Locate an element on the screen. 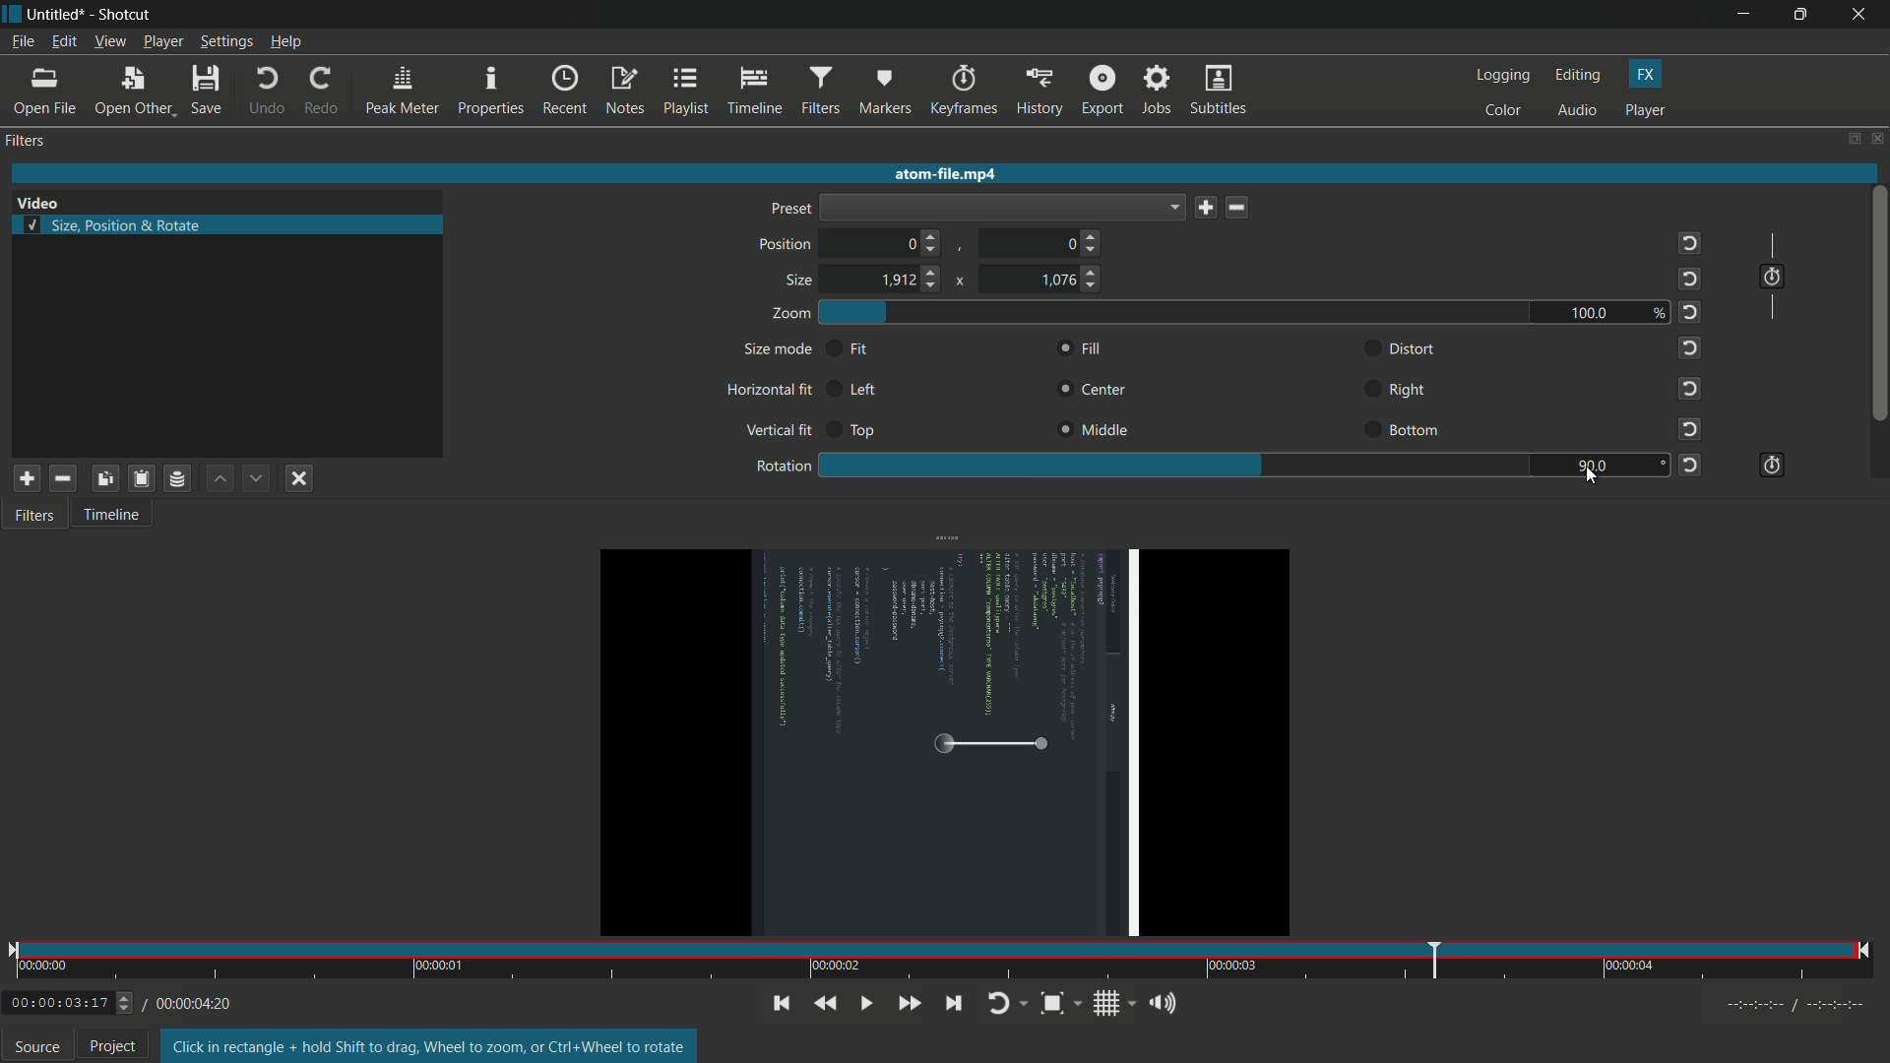  move filter up is located at coordinates (220, 479).